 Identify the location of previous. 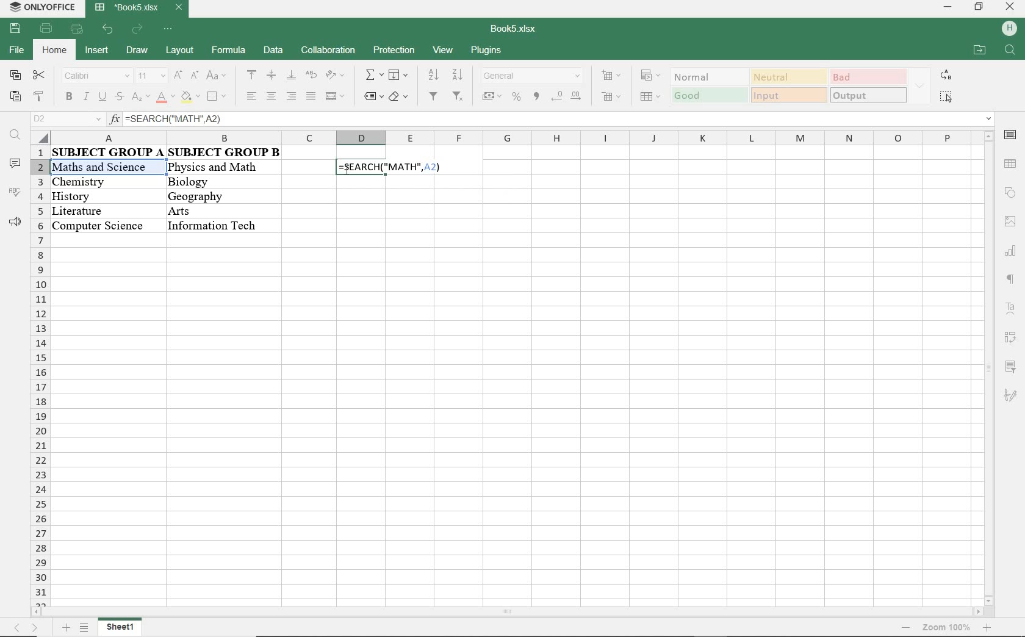
(12, 629).